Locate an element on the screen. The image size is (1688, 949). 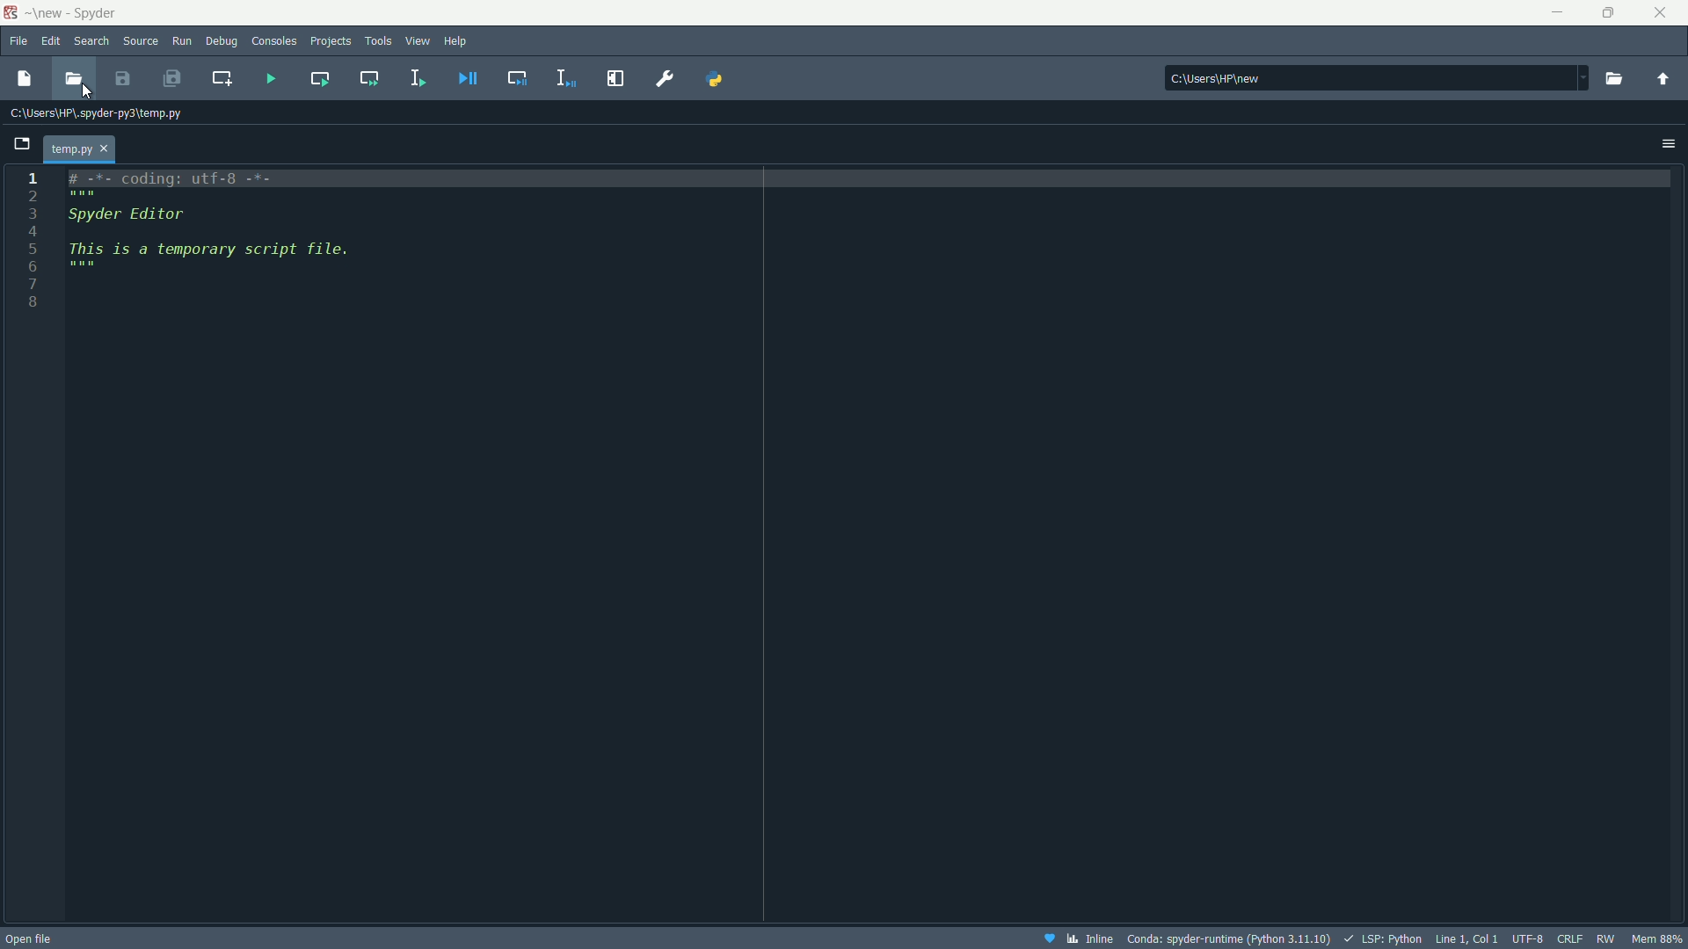
Run current cell is located at coordinates (318, 79).